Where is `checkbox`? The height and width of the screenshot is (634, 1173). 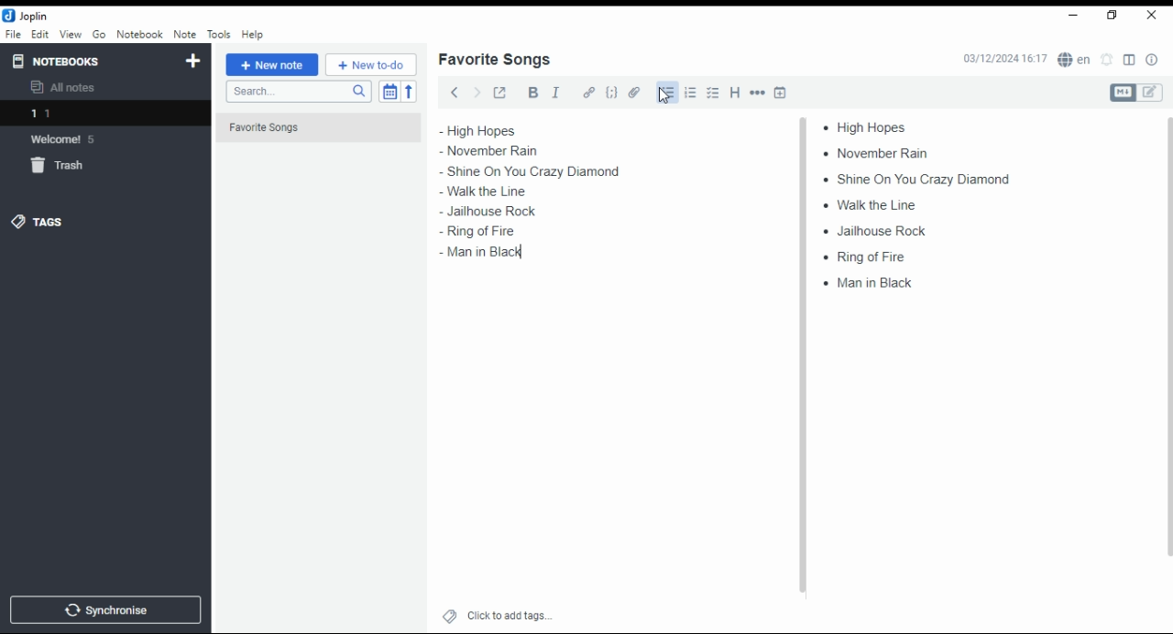
checkbox is located at coordinates (711, 94).